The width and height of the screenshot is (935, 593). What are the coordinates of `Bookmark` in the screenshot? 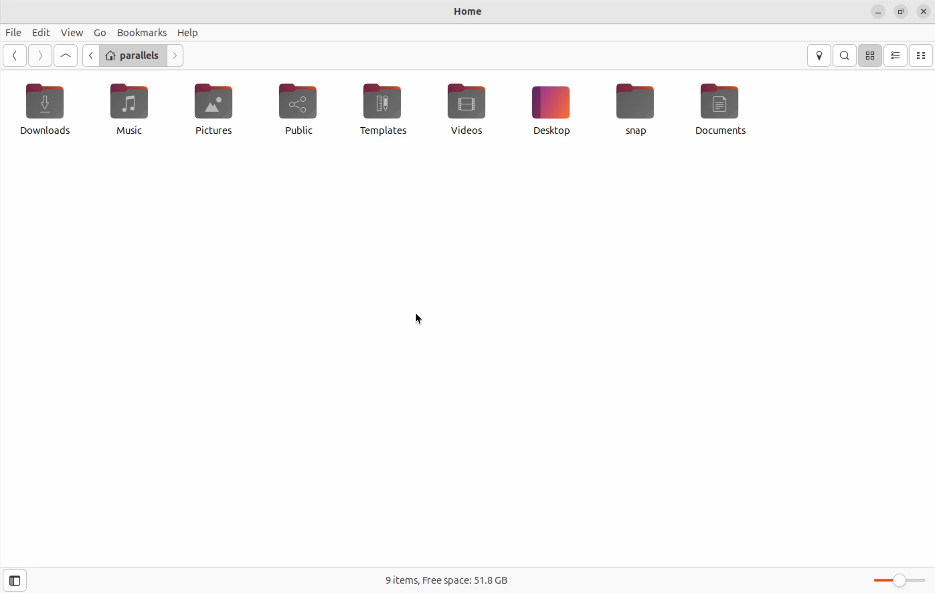 It's located at (141, 32).